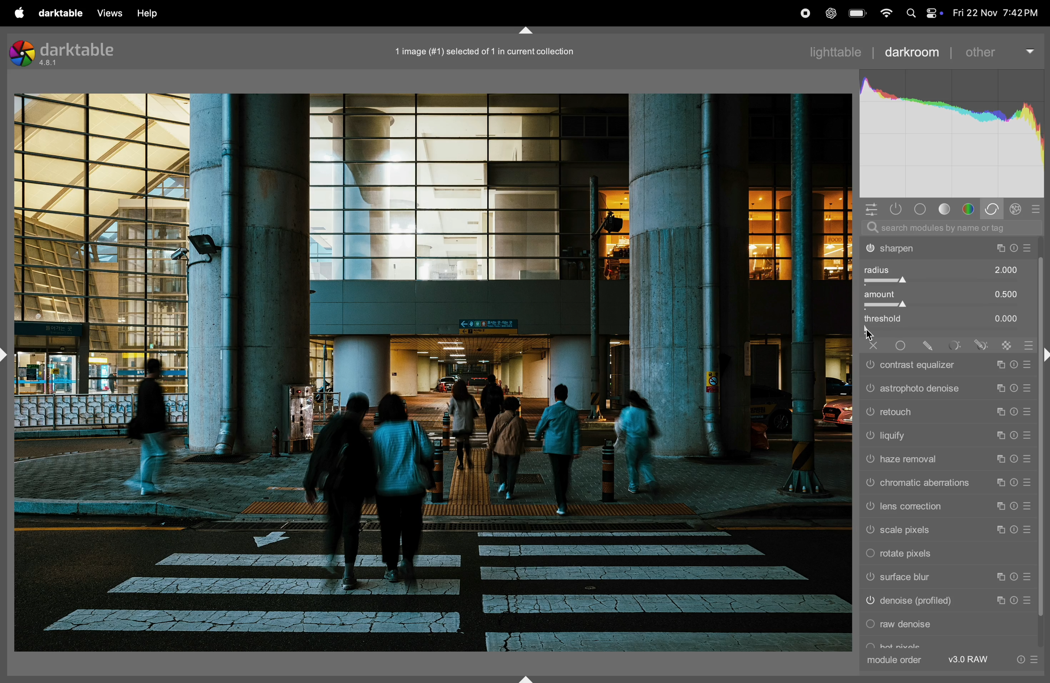 This screenshot has width=1050, height=683. I want to click on uniformly, so click(904, 345).